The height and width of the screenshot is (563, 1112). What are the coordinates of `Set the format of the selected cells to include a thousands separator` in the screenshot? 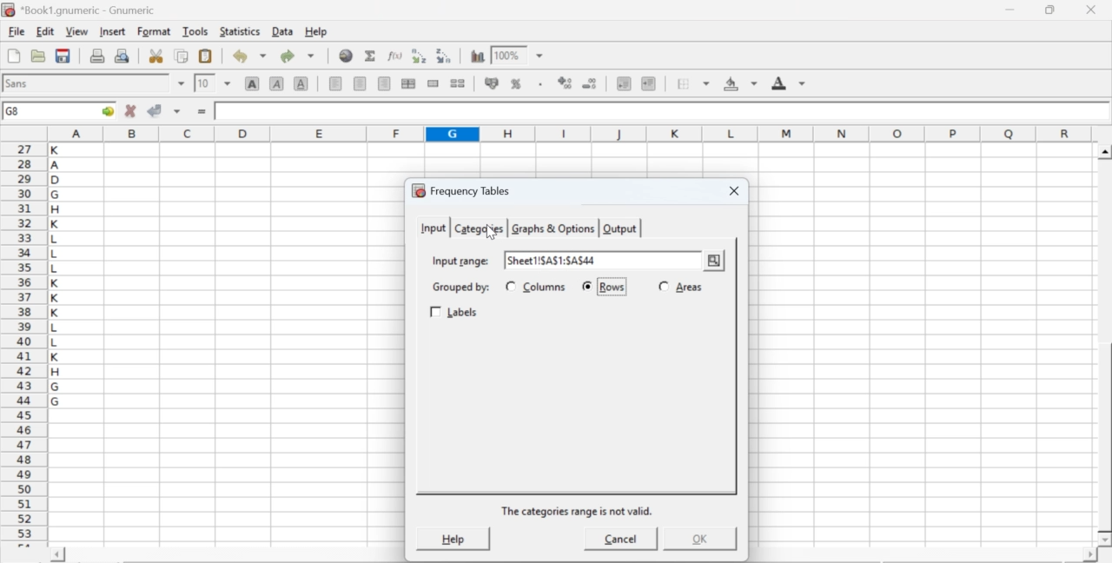 It's located at (539, 84).